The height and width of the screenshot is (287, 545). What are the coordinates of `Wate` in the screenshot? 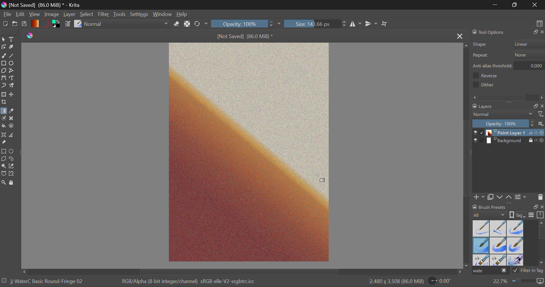 It's located at (491, 271).